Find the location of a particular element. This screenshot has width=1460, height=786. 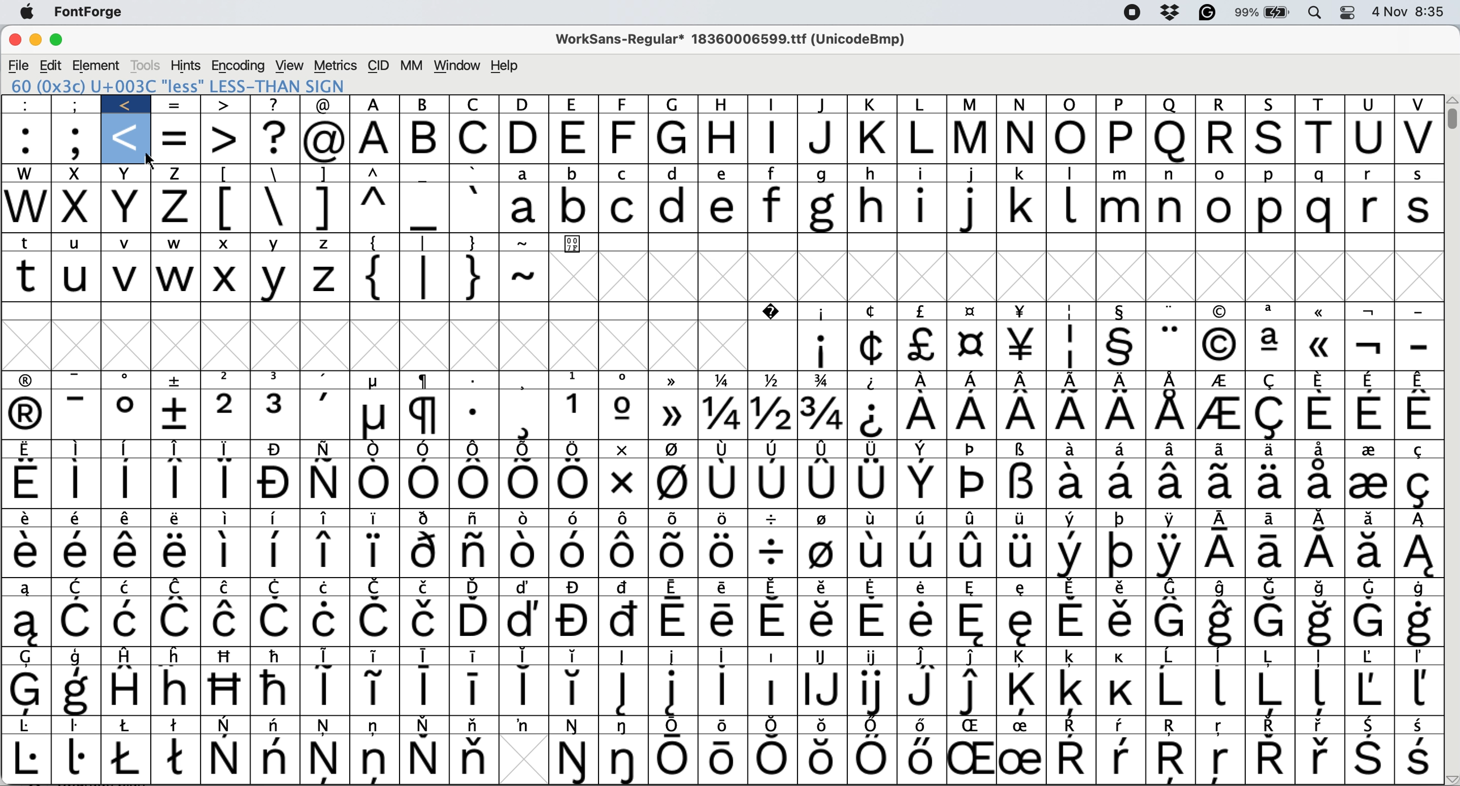

Symbol is located at coordinates (173, 415).